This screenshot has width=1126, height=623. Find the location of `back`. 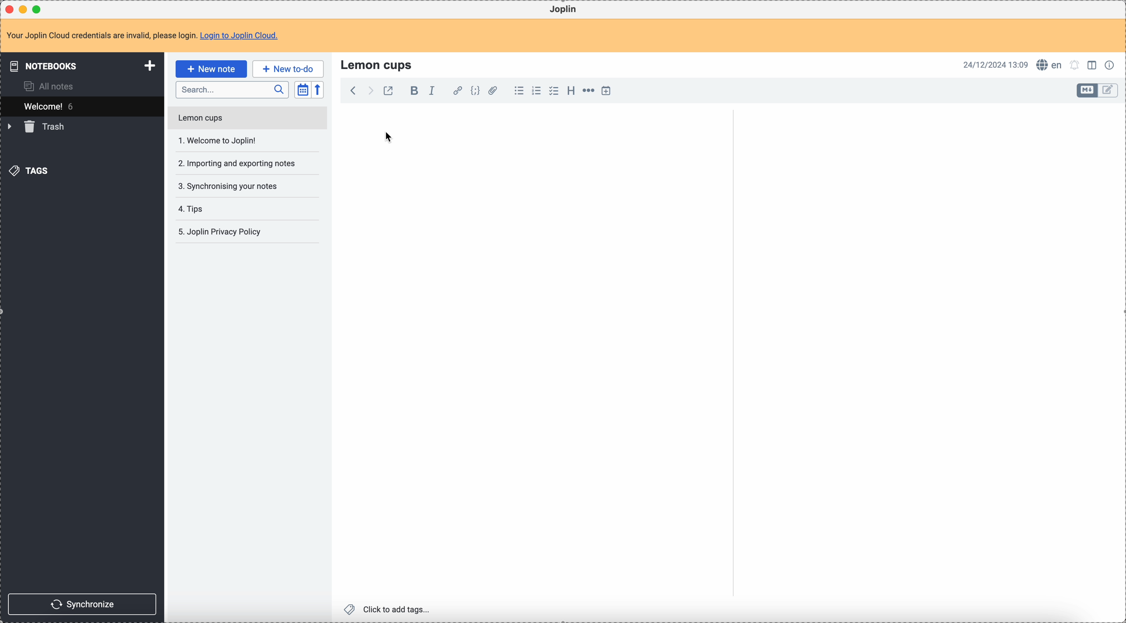

back is located at coordinates (353, 90).